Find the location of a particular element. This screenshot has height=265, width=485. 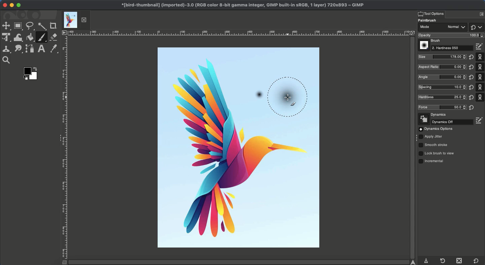

Initial stroke is located at coordinates (256, 96).